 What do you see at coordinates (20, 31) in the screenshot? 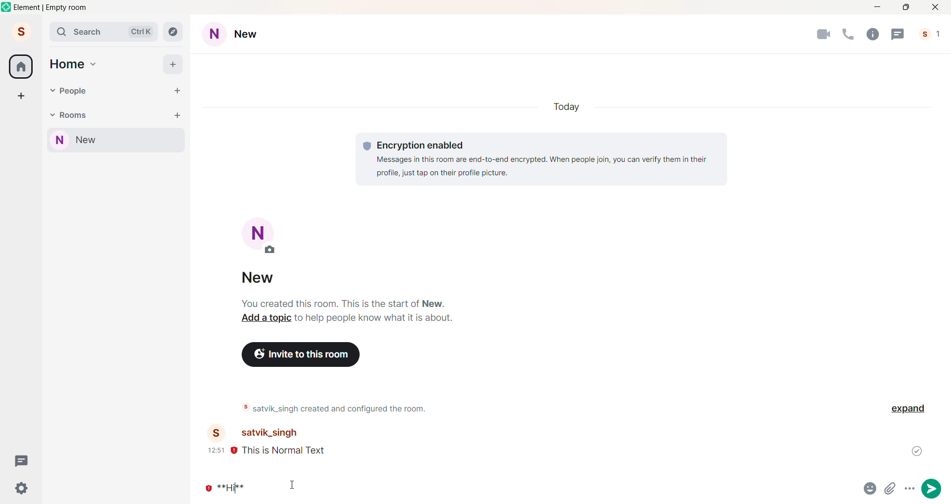
I see `Account` at bounding box center [20, 31].